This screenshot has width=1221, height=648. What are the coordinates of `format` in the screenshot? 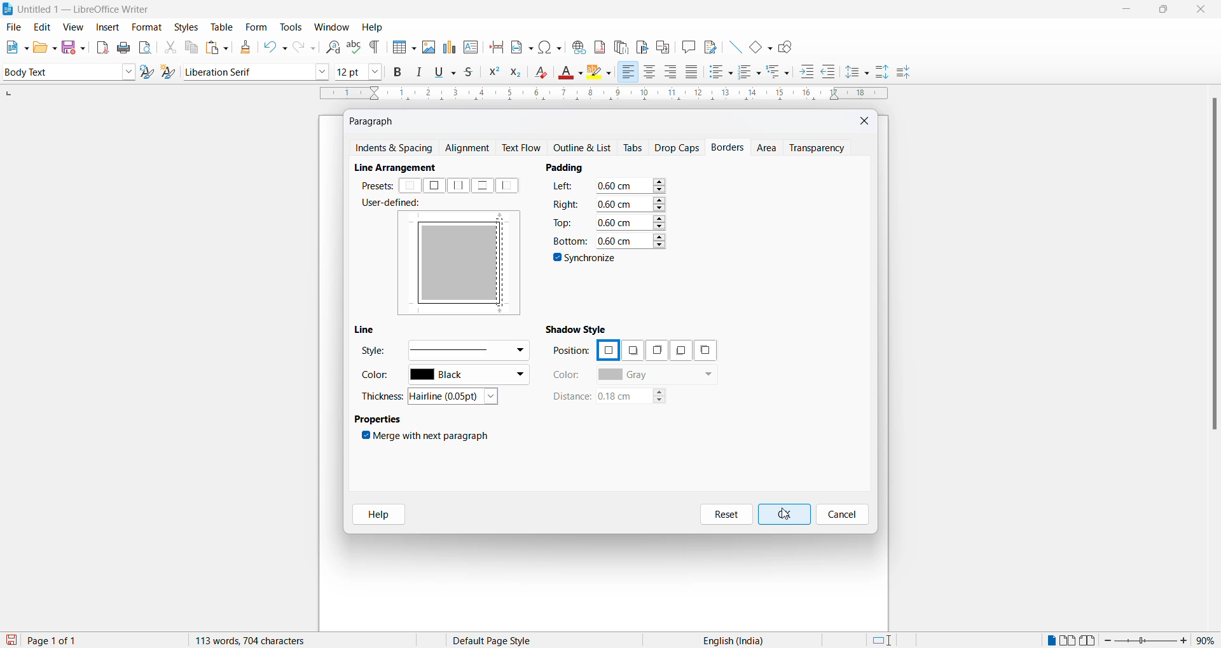 It's located at (144, 28).